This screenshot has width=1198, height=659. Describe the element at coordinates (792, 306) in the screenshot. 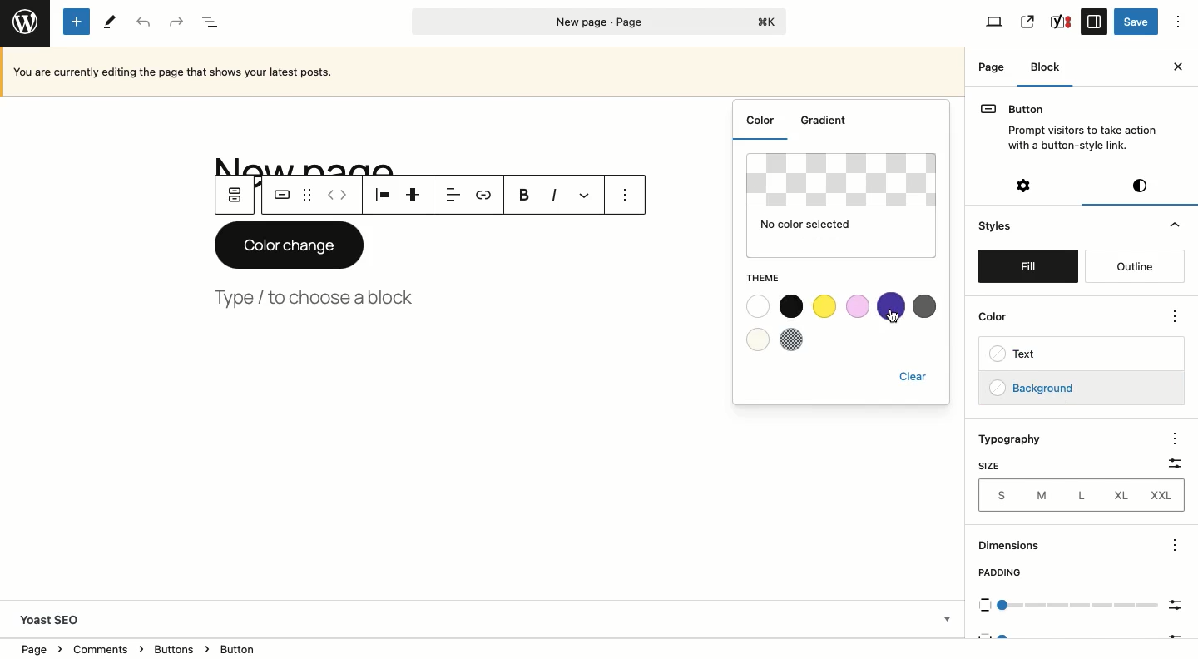

I see `Black` at that location.